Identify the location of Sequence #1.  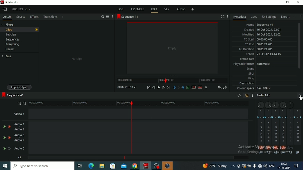
(13, 95).